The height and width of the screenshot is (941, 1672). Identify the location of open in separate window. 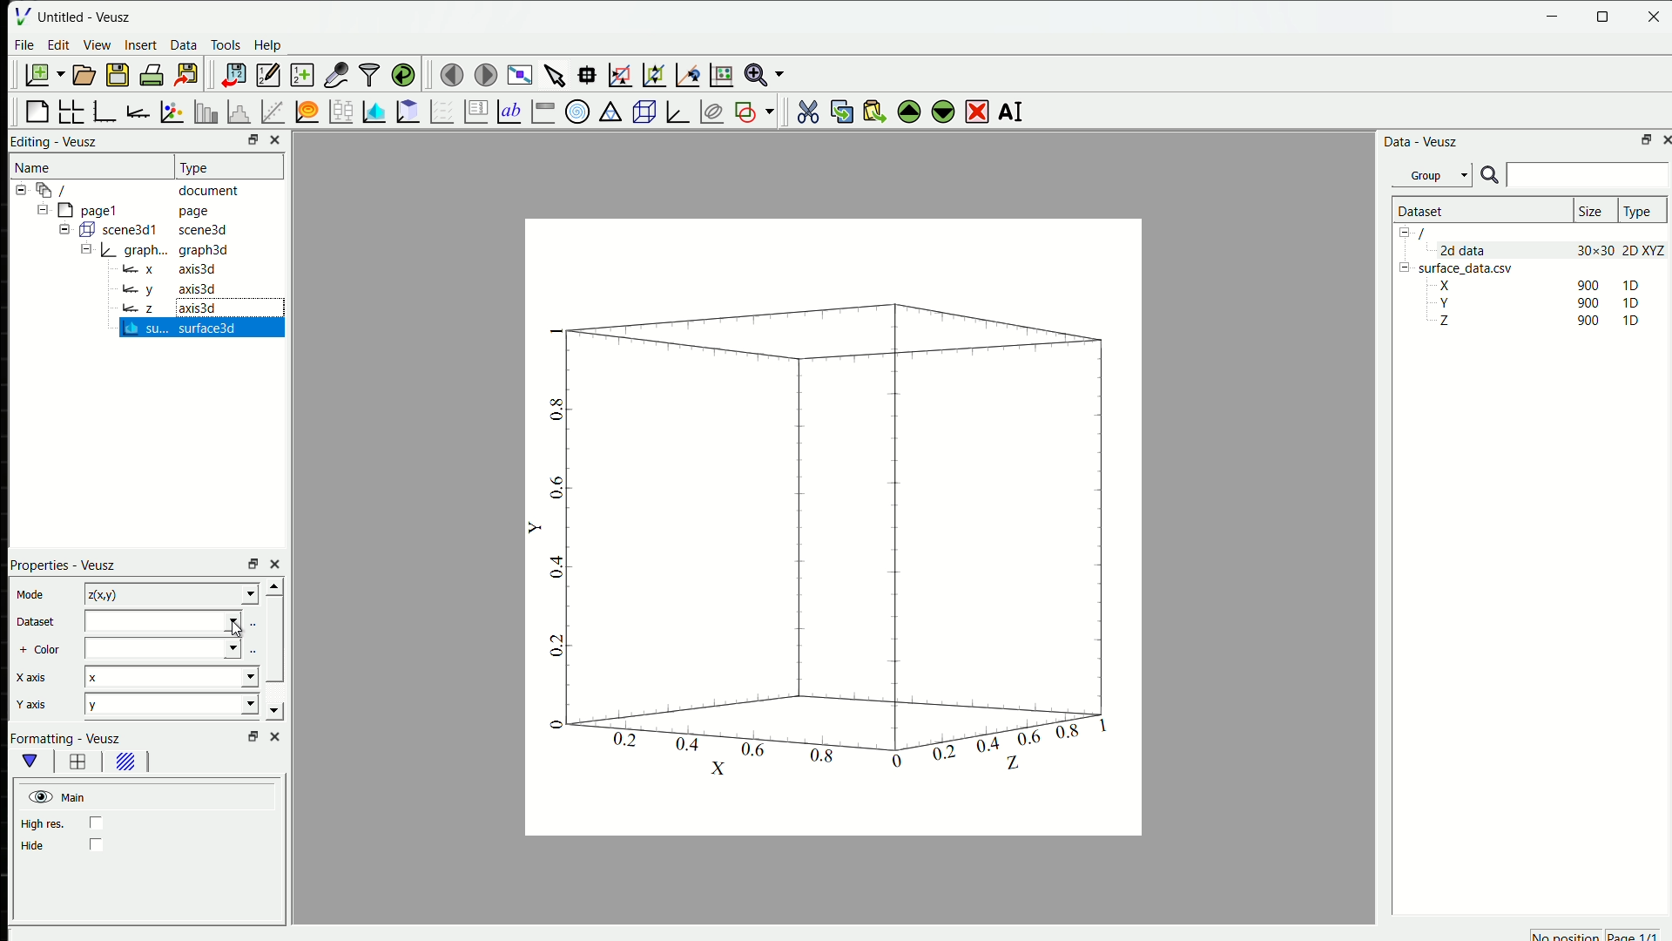
(1646, 139).